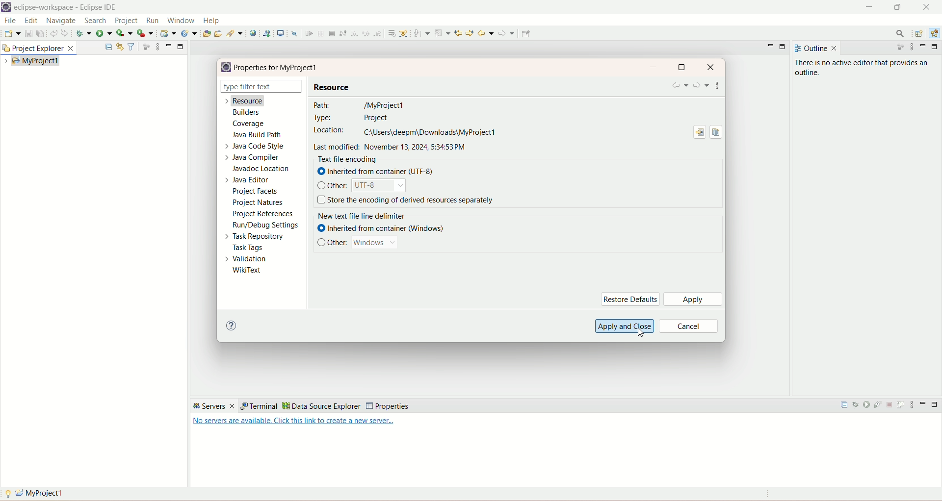 This screenshot has width=942, height=501. I want to click on view menu, so click(157, 47).